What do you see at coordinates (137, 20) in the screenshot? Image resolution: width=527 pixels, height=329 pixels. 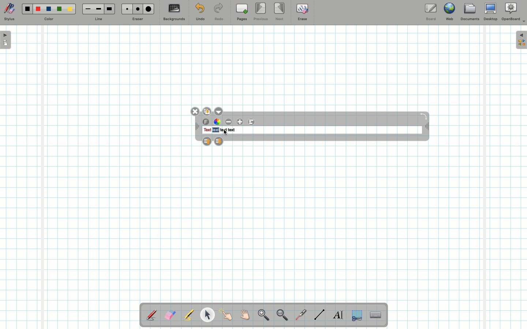 I see `Eraser` at bounding box center [137, 20].